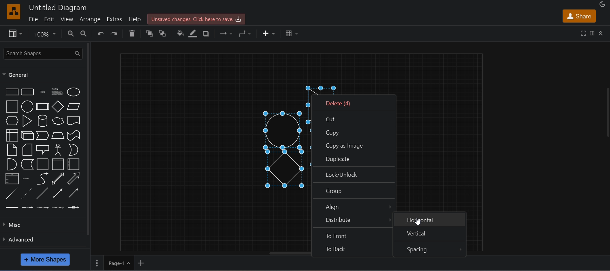 The width and height of the screenshot is (610, 271). What do you see at coordinates (195, 19) in the screenshot?
I see `unsaved changes. click here to save` at bounding box center [195, 19].